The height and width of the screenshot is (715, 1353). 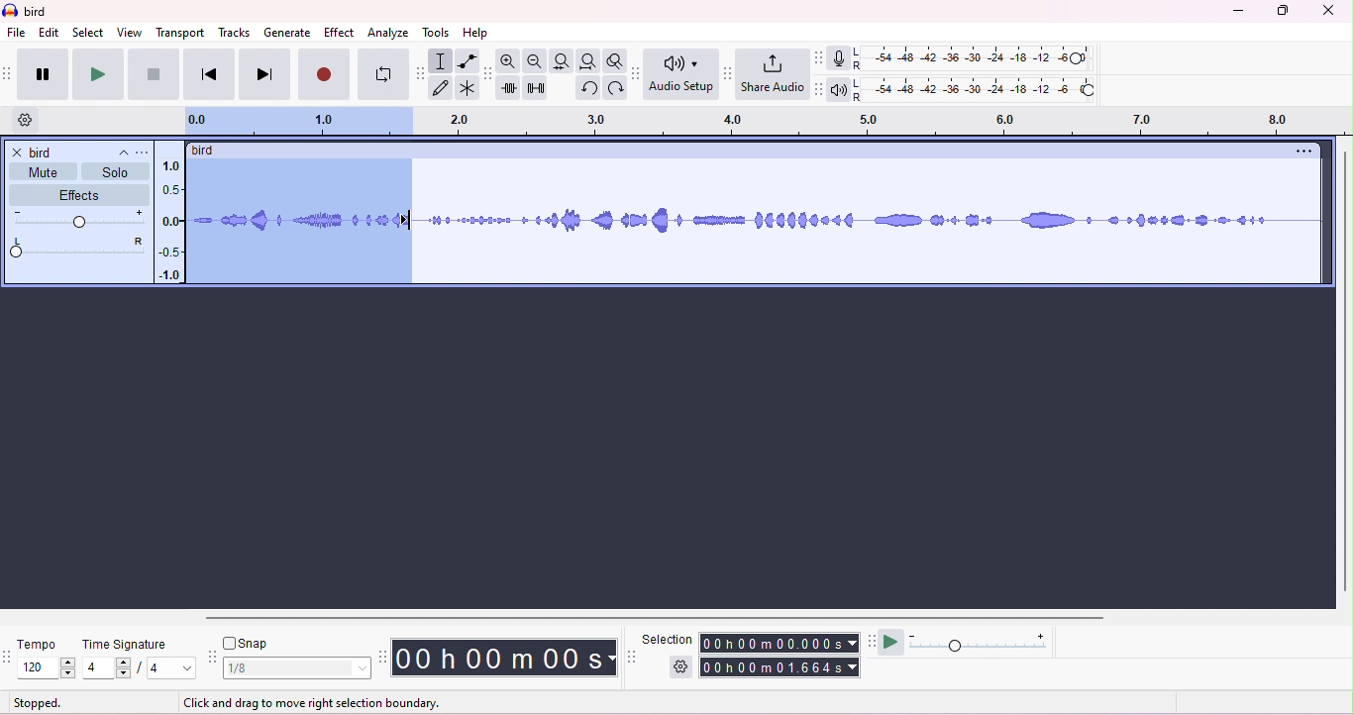 What do you see at coordinates (323, 74) in the screenshot?
I see `record` at bounding box center [323, 74].